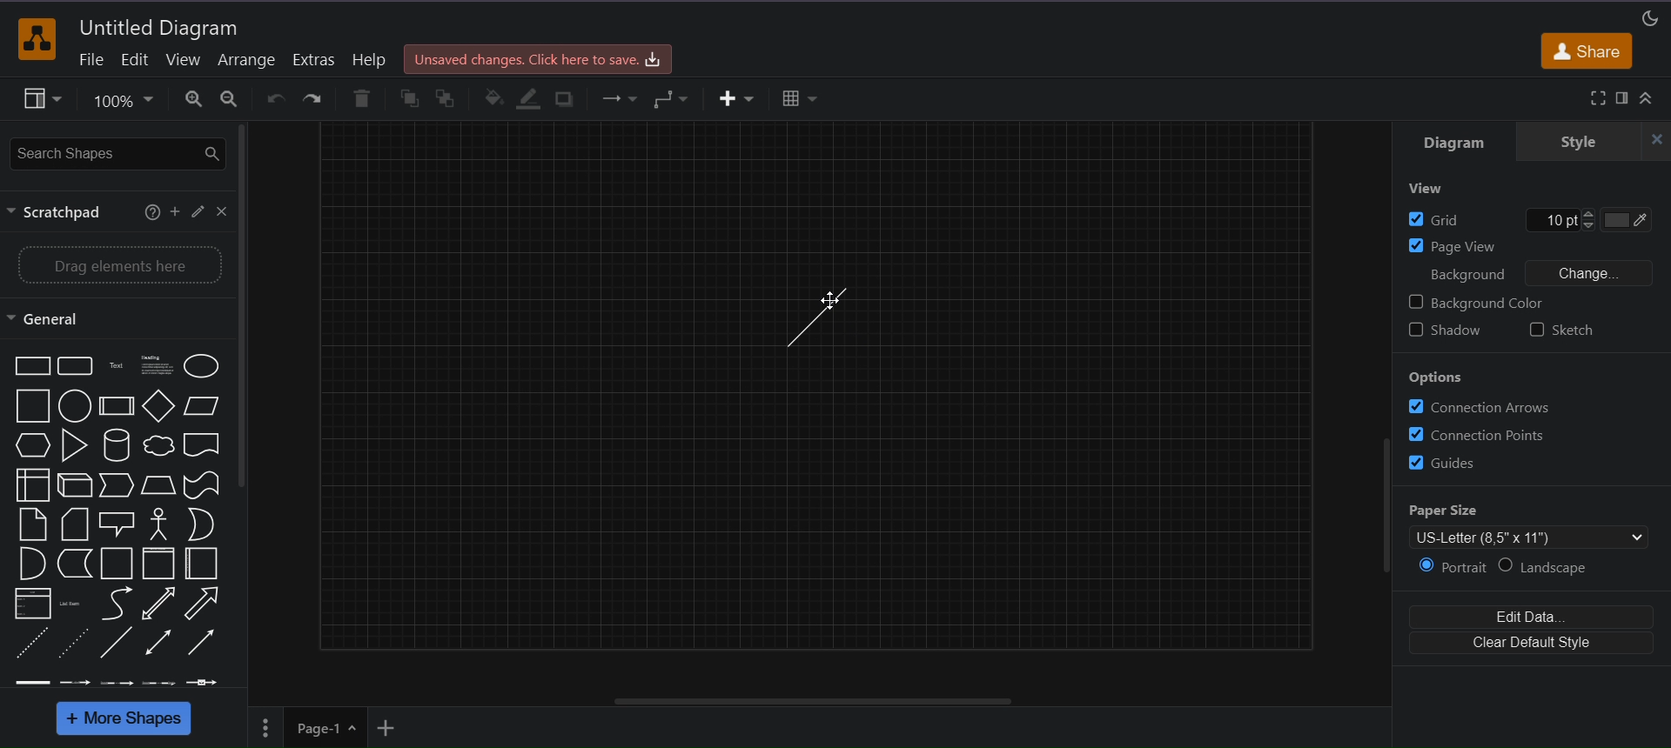 The image size is (1671, 748). What do you see at coordinates (1478, 300) in the screenshot?
I see `background color` at bounding box center [1478, 300].